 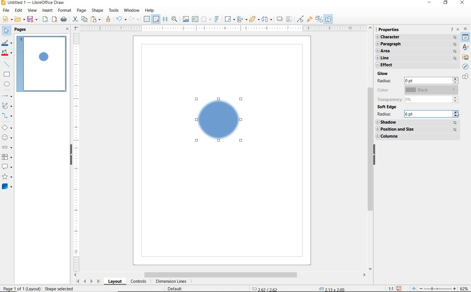 I want to click on LAYOUT, so click(x=115, y=282).